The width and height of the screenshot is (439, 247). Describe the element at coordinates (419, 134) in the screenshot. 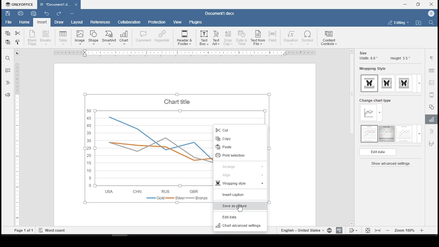

I see `expand` at that location.